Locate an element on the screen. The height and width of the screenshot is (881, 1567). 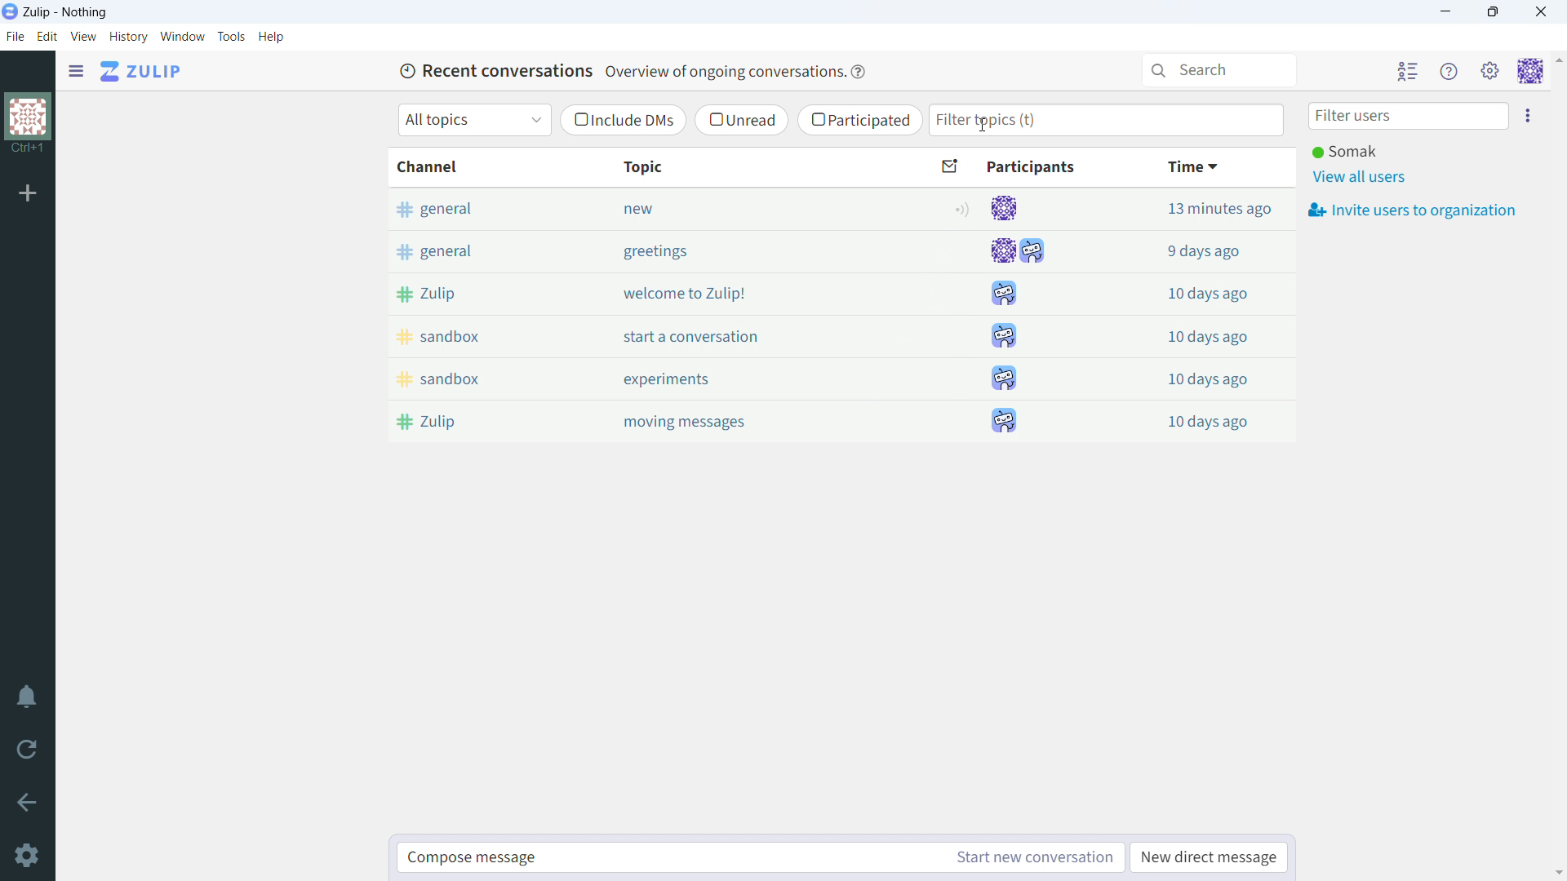
invite users is located at coordinates (1528, 115).